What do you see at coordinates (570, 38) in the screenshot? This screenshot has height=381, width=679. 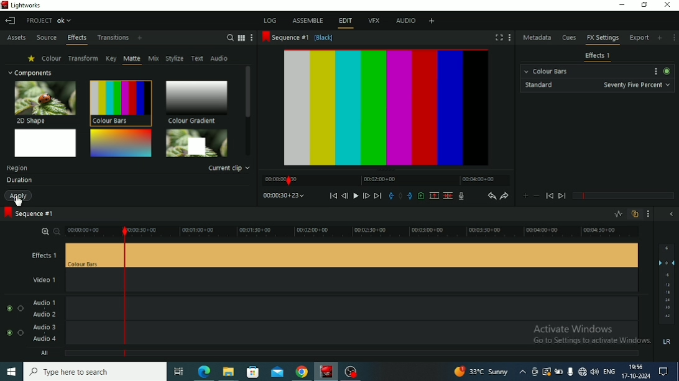 I see `Cues` at bounding box center [570, 38].